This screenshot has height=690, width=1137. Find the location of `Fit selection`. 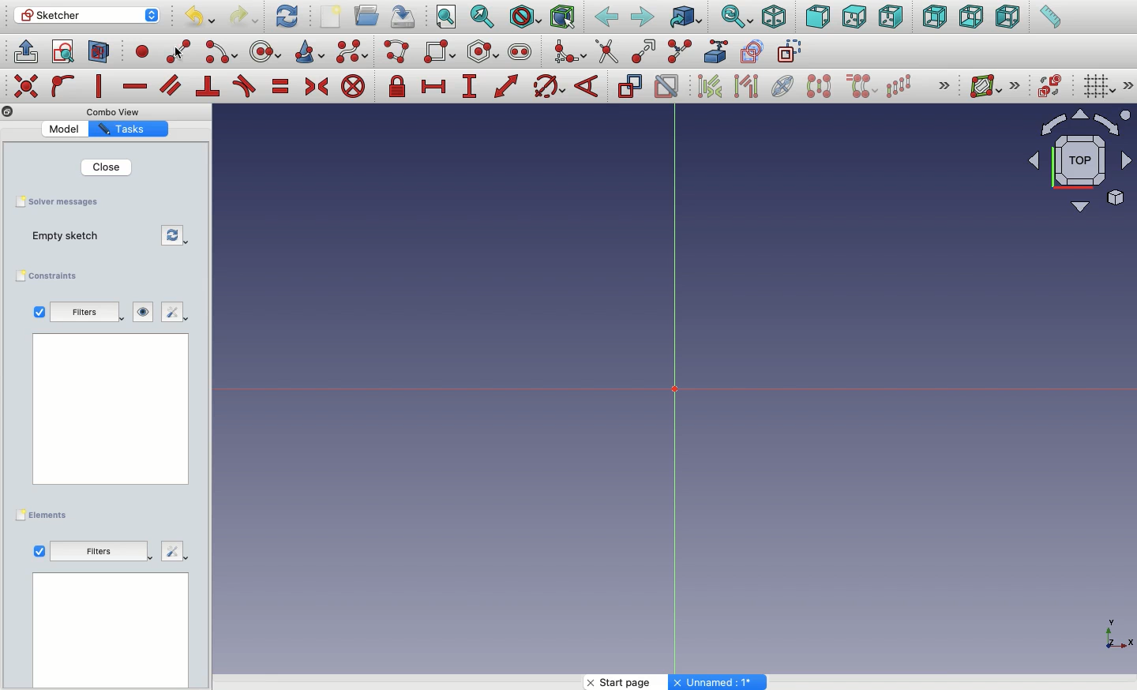

Fit selection is located at coordinates (484, 16).